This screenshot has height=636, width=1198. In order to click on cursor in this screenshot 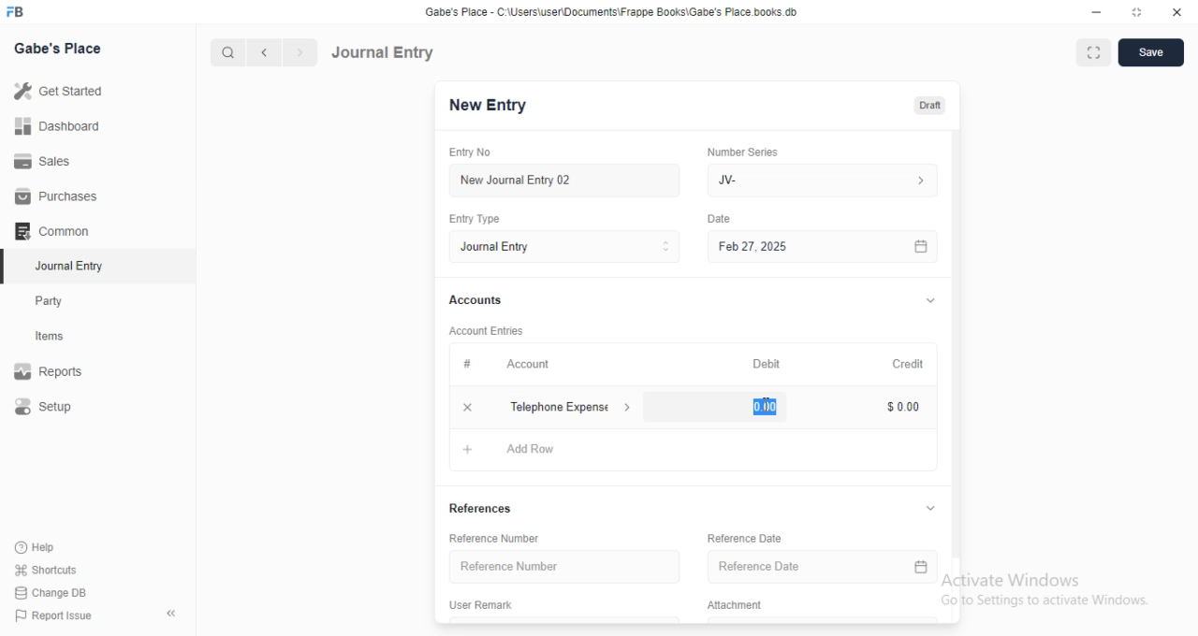, I will do `click(760, 401)`.